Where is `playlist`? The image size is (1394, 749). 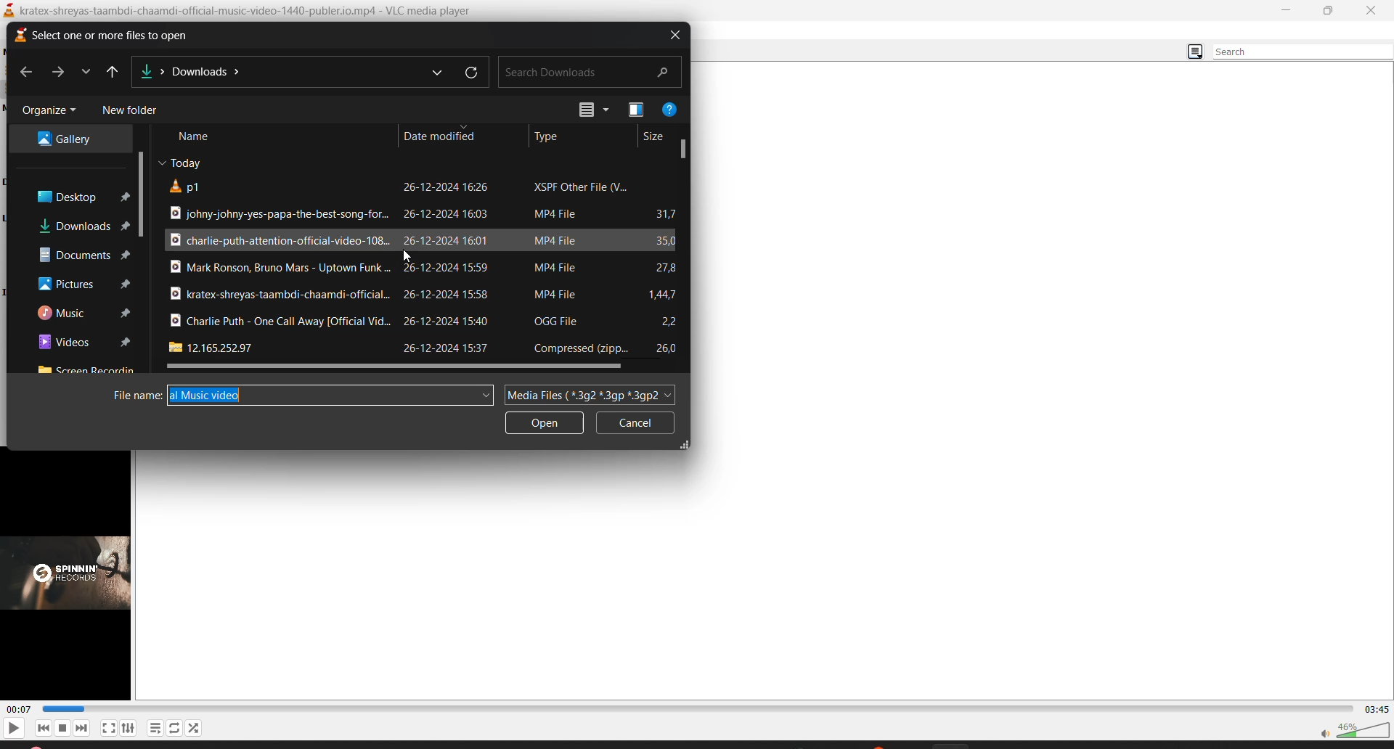
playlist is located at coordinates (153, 730).